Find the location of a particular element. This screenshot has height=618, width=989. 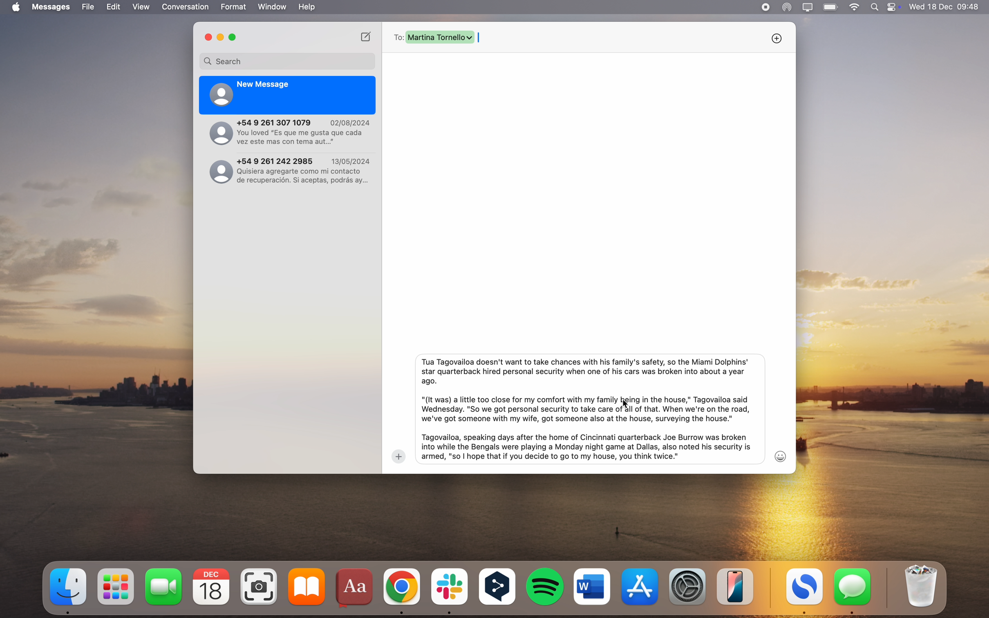

minimize app is located at coordinates (221, 38).